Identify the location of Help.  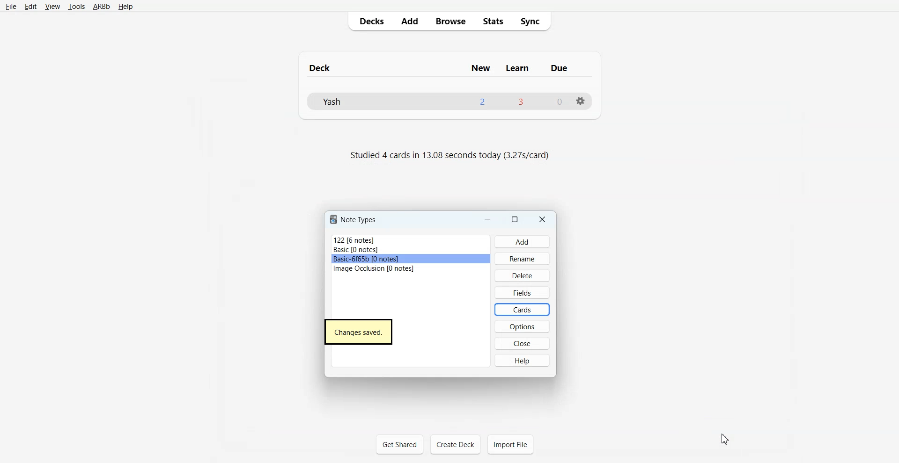
(125, 7).